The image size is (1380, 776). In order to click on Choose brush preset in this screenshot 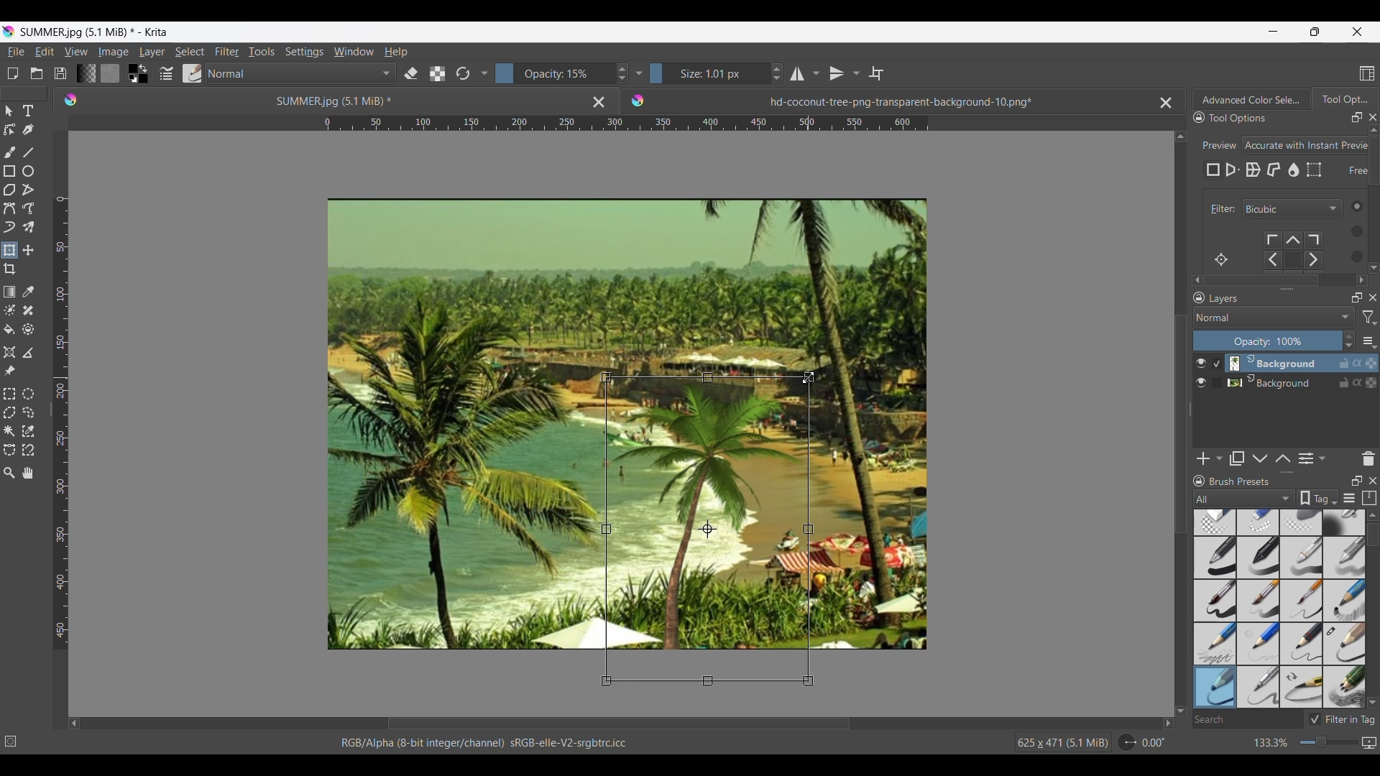, I will do `click(191, 73)`.